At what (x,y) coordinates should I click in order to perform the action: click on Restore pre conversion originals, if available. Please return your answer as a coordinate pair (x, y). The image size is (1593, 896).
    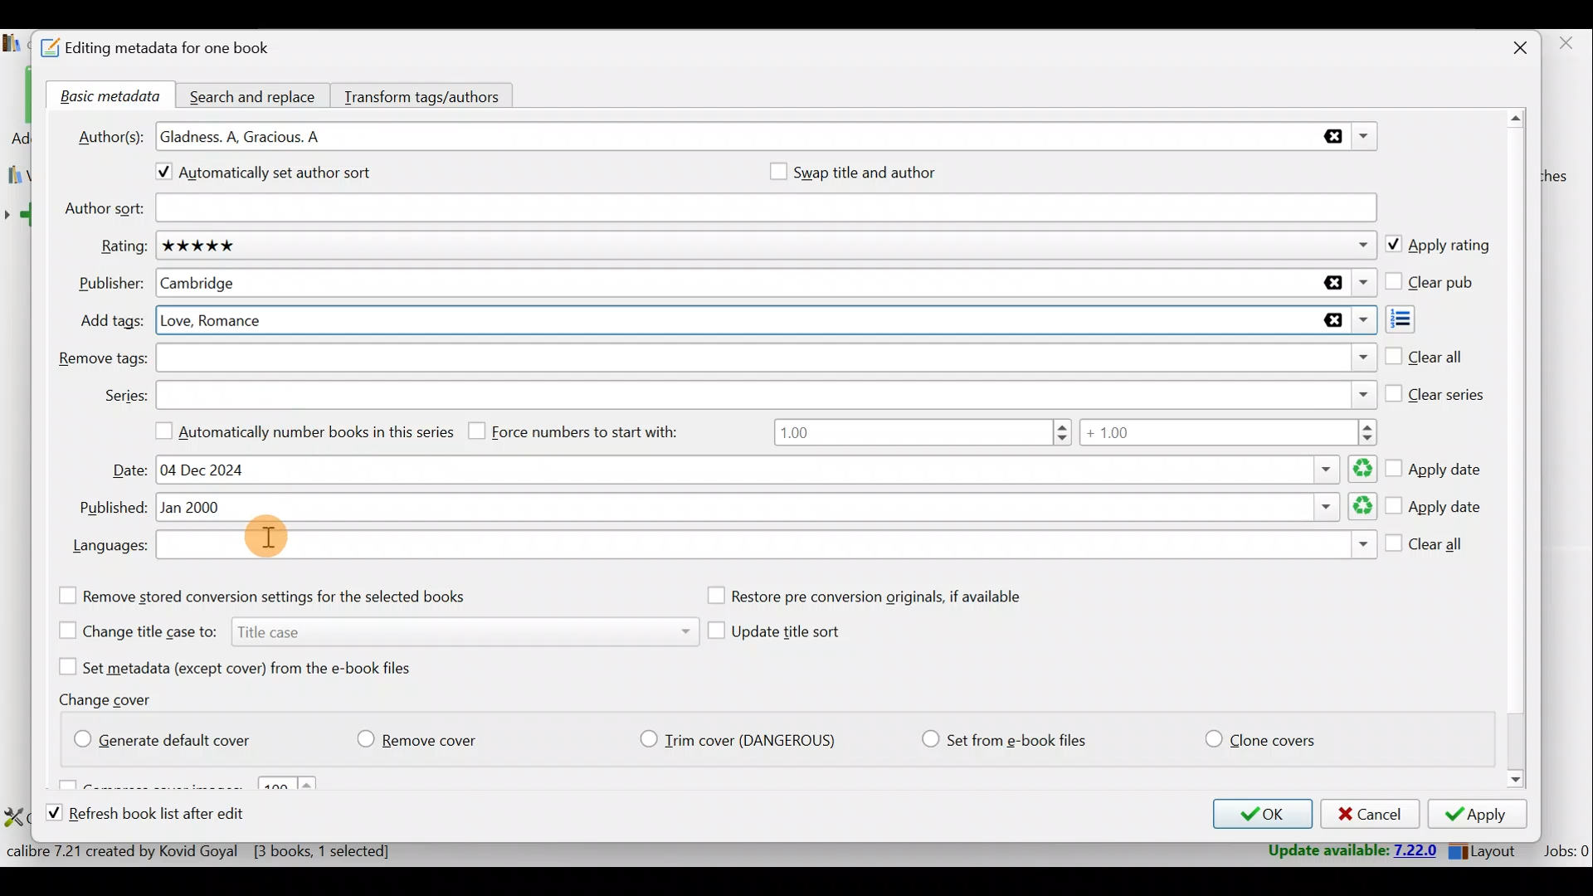
    Looking at the image, I should click on (882, 597).